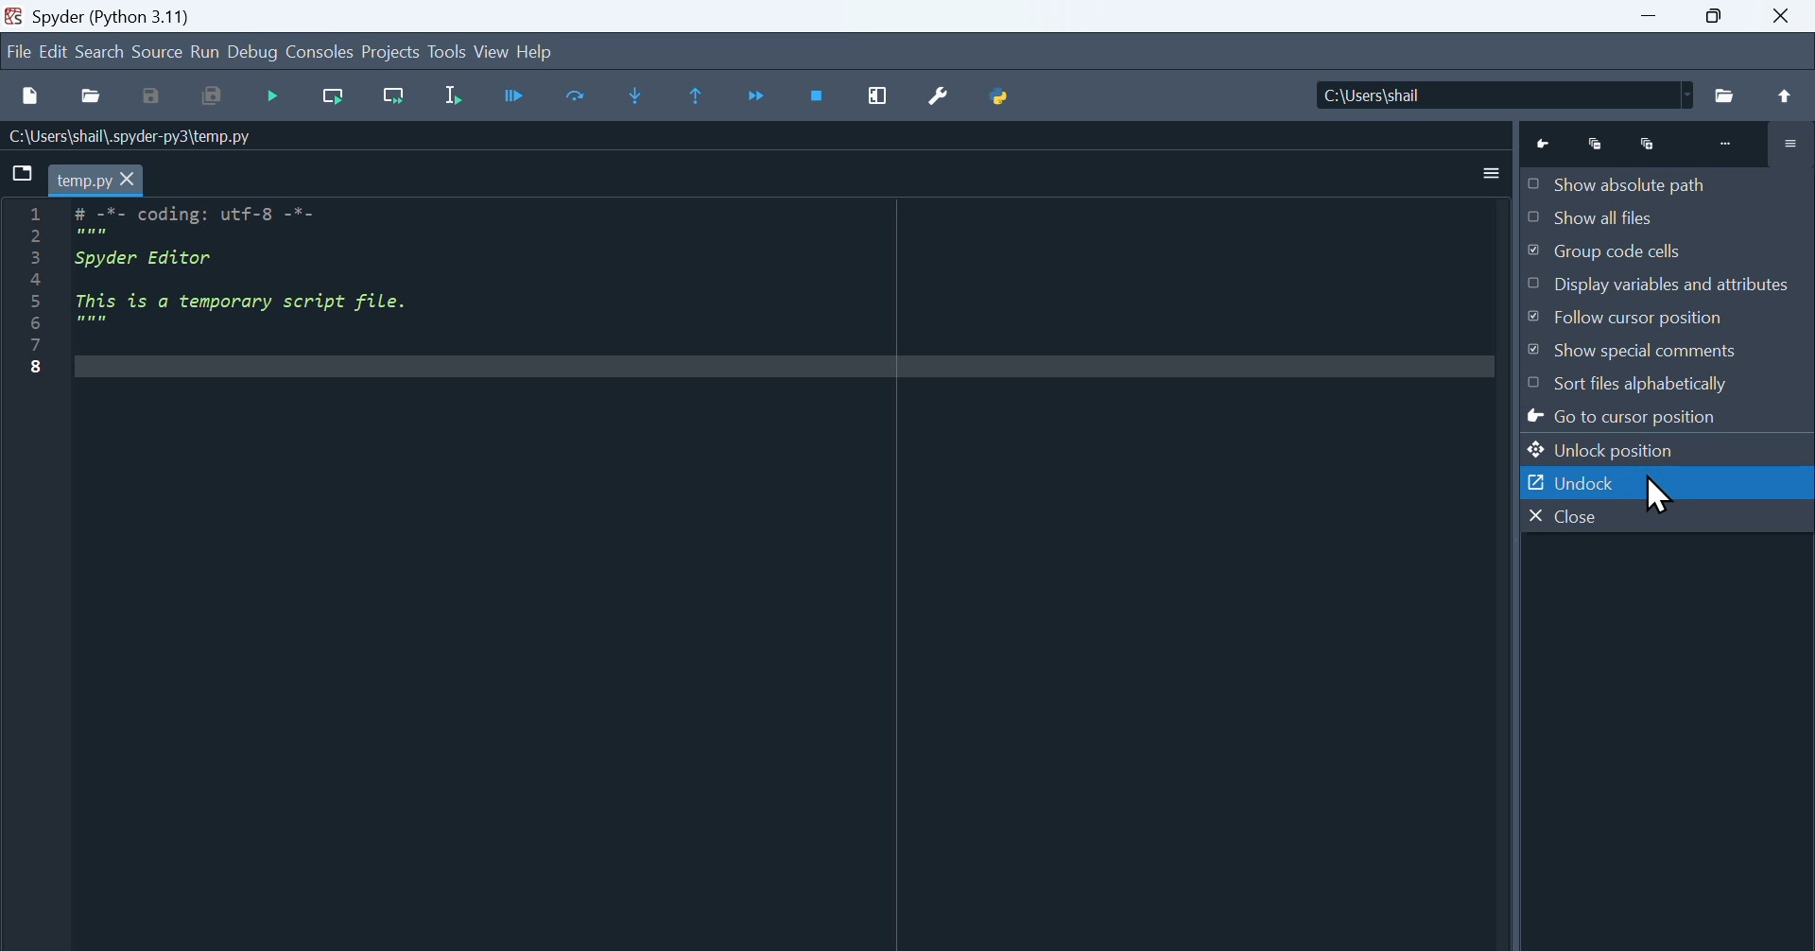  Describe the element at coordinates (211, 95) in the screenshot. I see `Save all` at that location.